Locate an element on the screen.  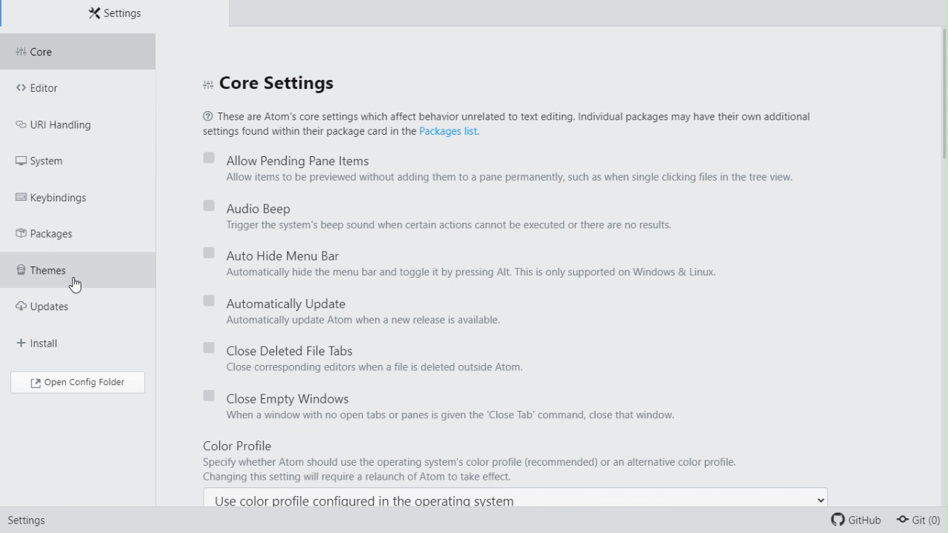
Settings is located at coordinates (23, 523).